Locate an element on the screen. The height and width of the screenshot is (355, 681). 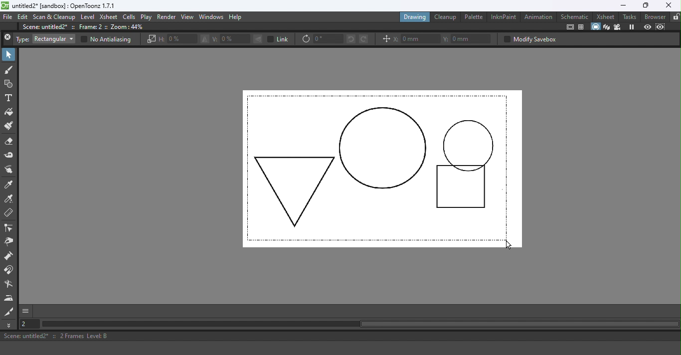
Animation is located at coordinates (539, 16).